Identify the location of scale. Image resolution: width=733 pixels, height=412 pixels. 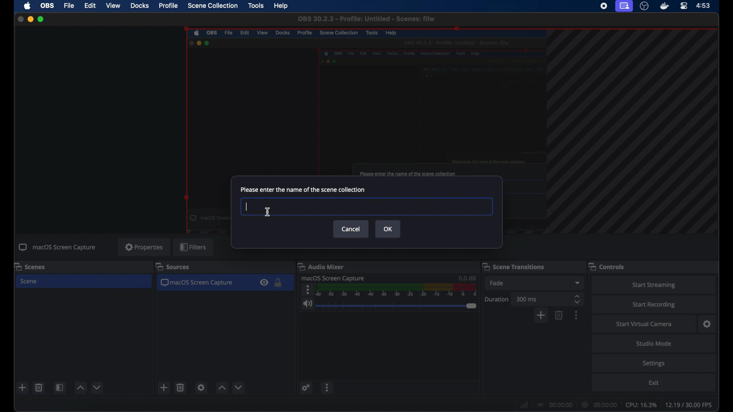
(397, 290).